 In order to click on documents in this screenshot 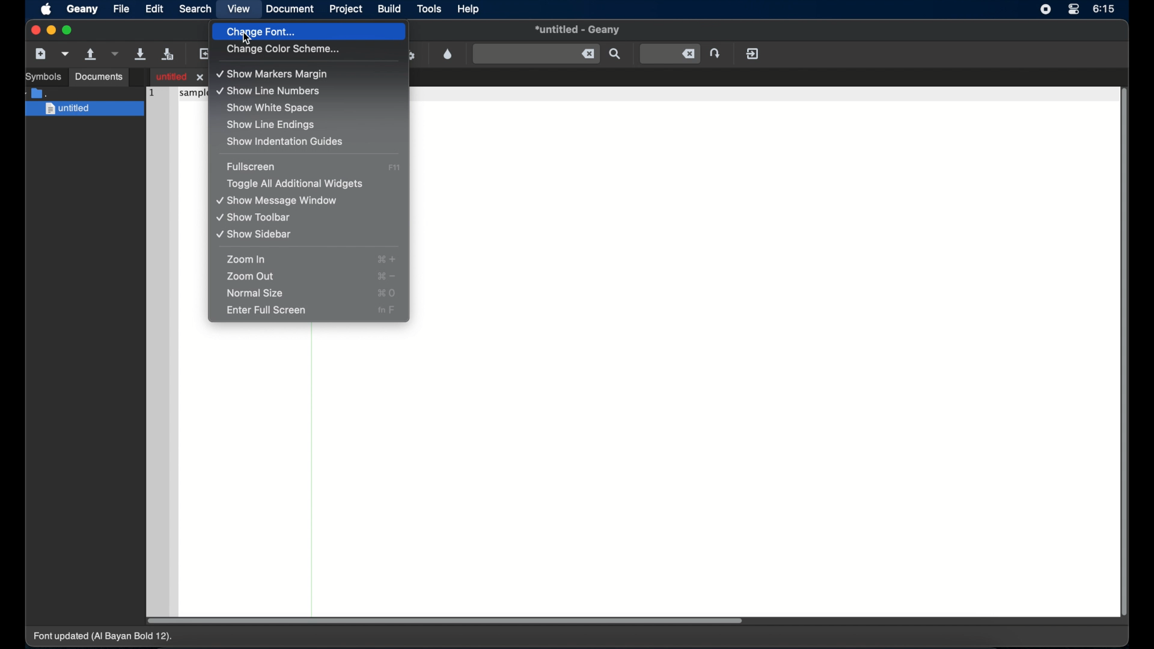, I will do `click(38, 92)`.